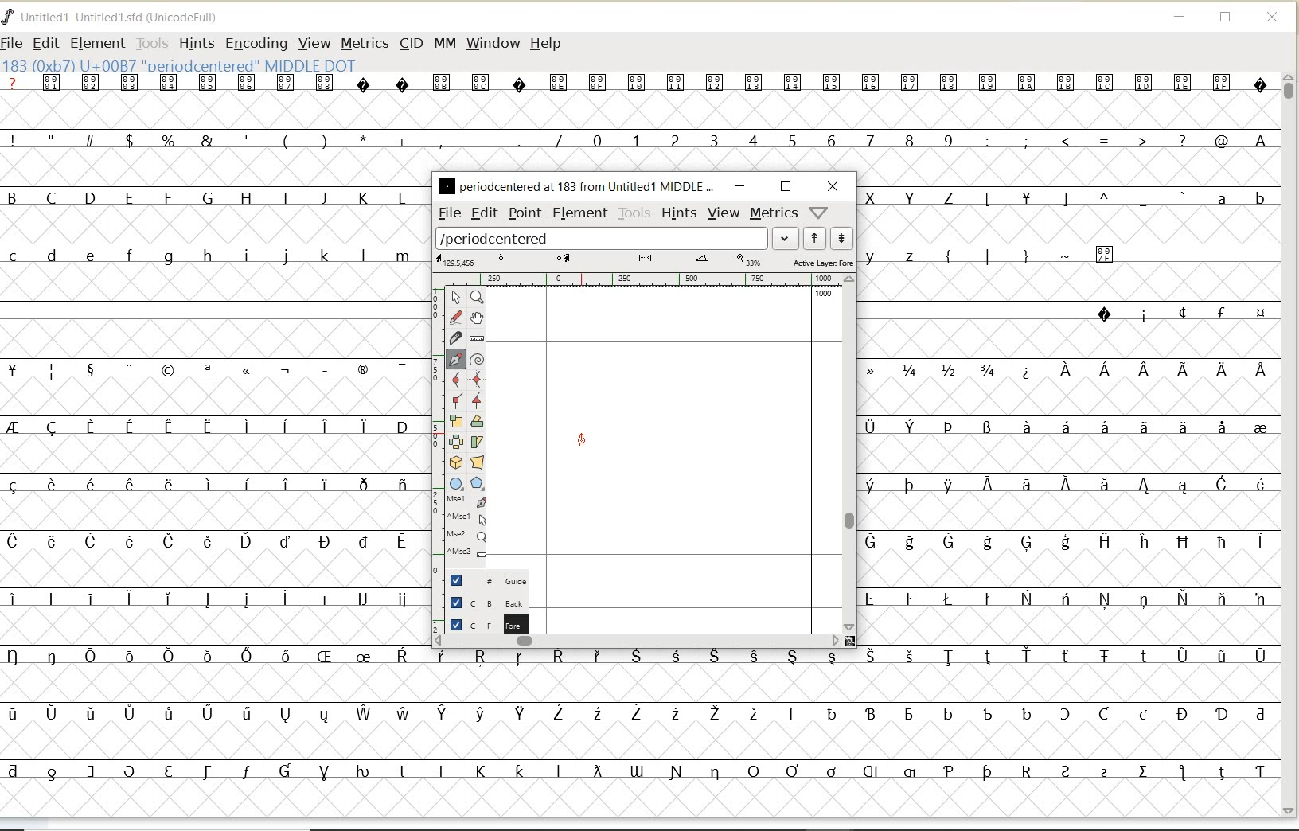 This screenshot has width=1299, height=831. Describe the element at coordinates (786, 237) in the screenshot. I see `expand` at that location.